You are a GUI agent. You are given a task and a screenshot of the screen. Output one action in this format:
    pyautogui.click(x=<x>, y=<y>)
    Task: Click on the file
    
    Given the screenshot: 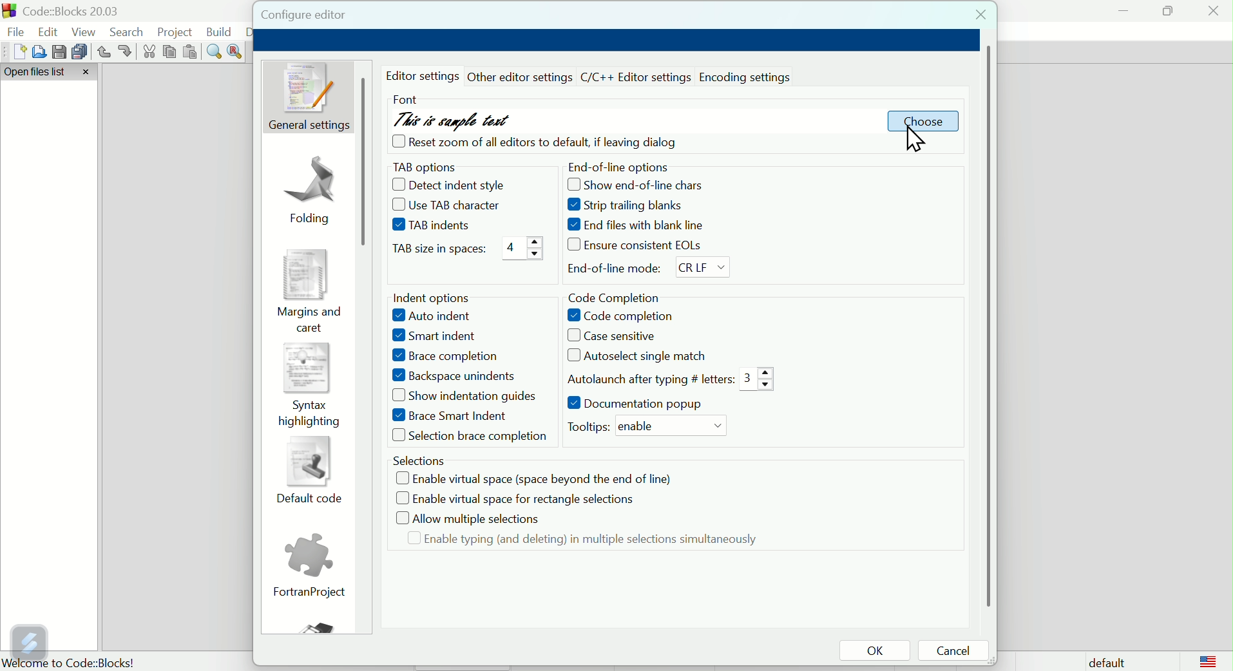 What is the action you would take?
    pyautogui.click(x=17, y=33)
    